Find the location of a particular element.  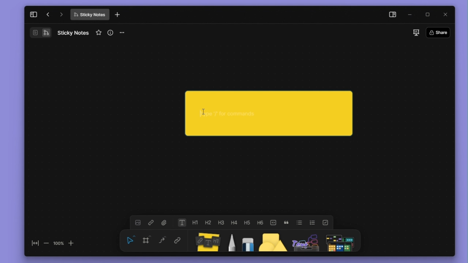

Sticky Notes is located at coordinates (75, 33).